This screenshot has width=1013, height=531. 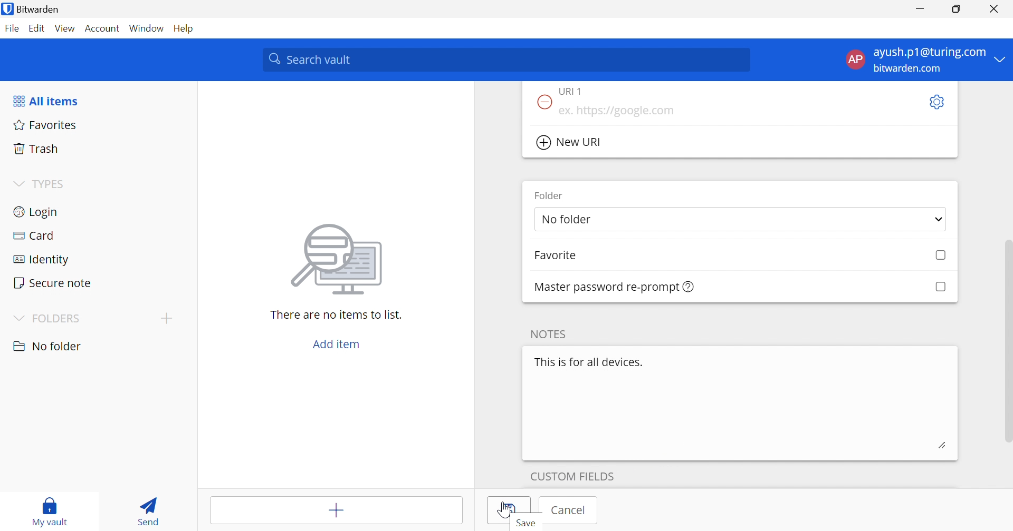 What do you see at coordinates (547, 334) in the screenshot?
I see `NOTES` at bounding box center [547, 334].